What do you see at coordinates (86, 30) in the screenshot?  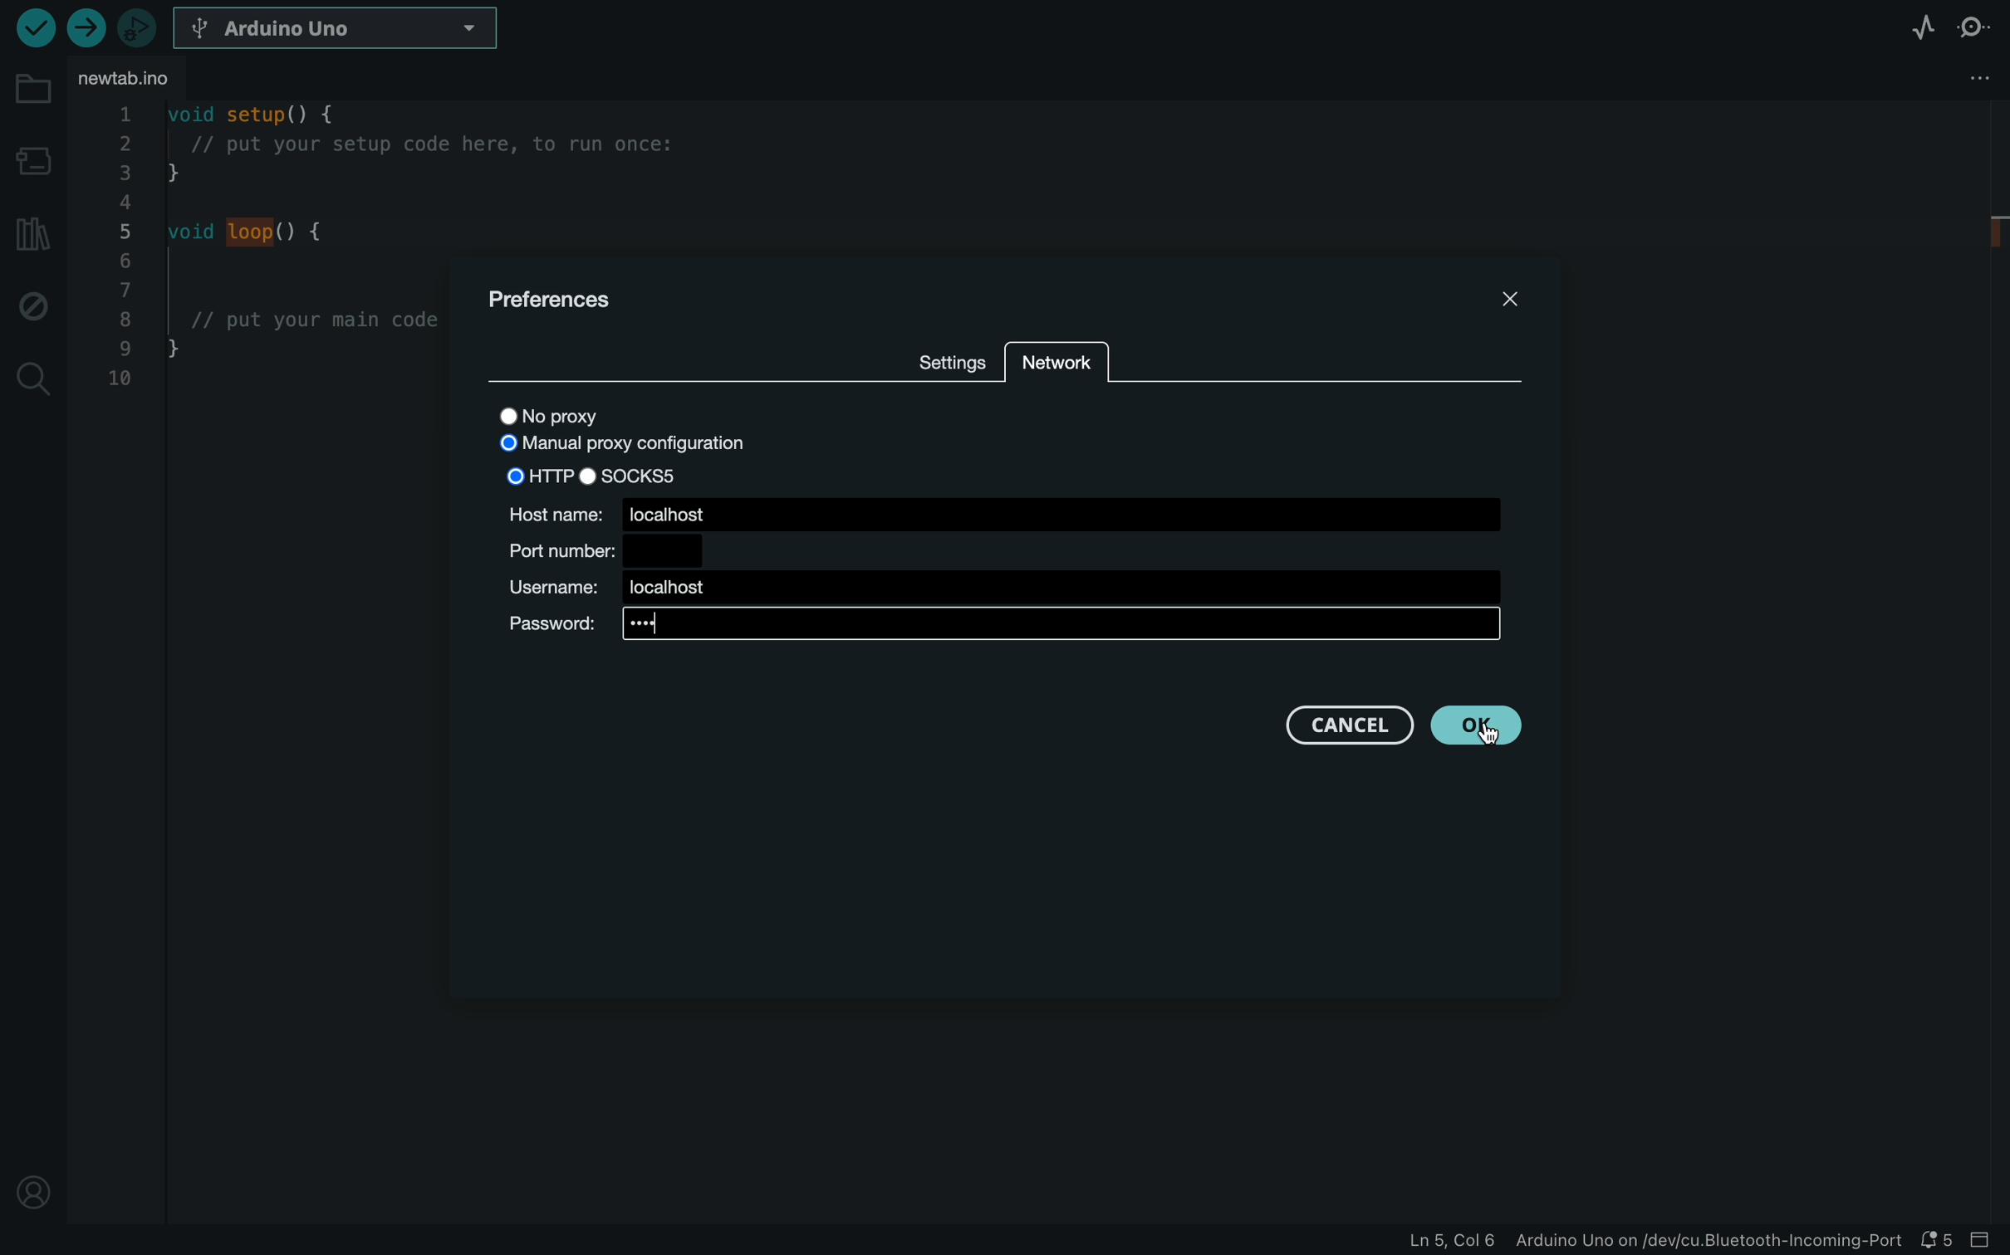 I see `upload` at bounding box center [86, 30].